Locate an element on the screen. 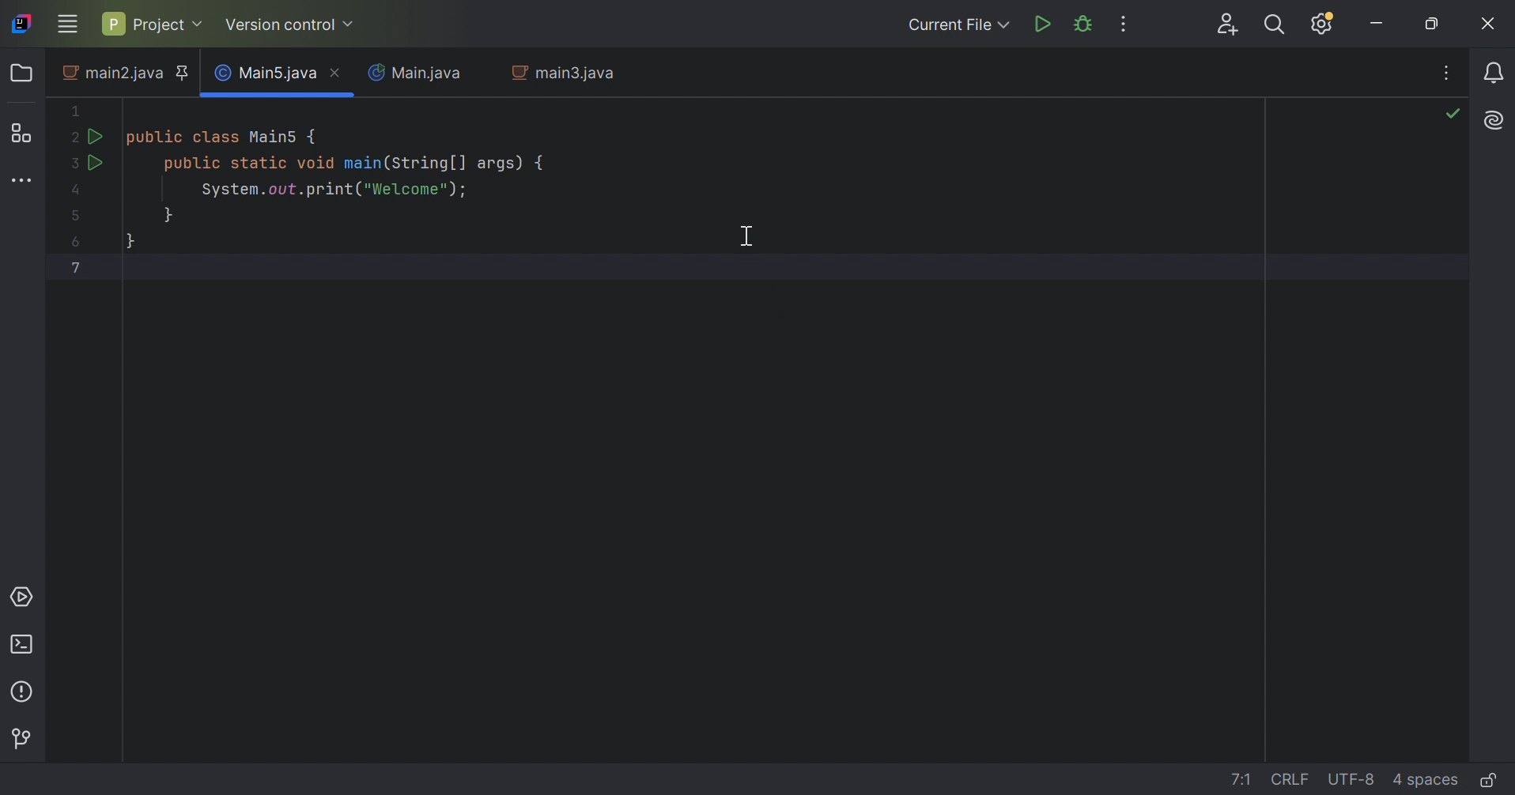 The height and width of the screenshot is (795, 1515). 5 is located at coordinates (74, 217).